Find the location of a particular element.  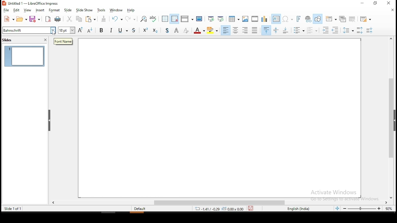

help is located at coordinates (131, 11).